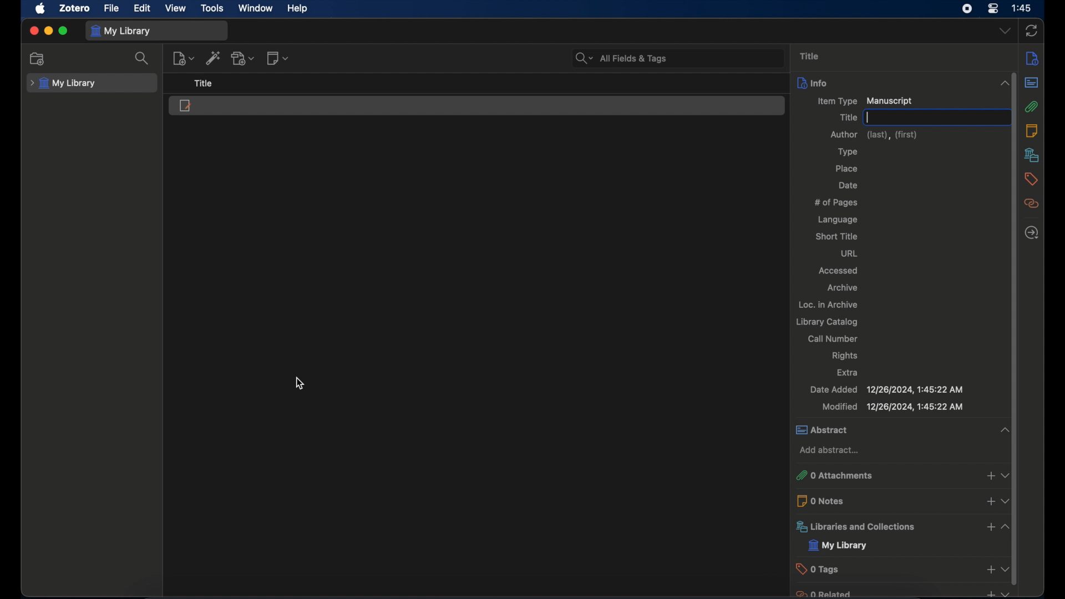  I want to click on libraries, so click(1032, 155).